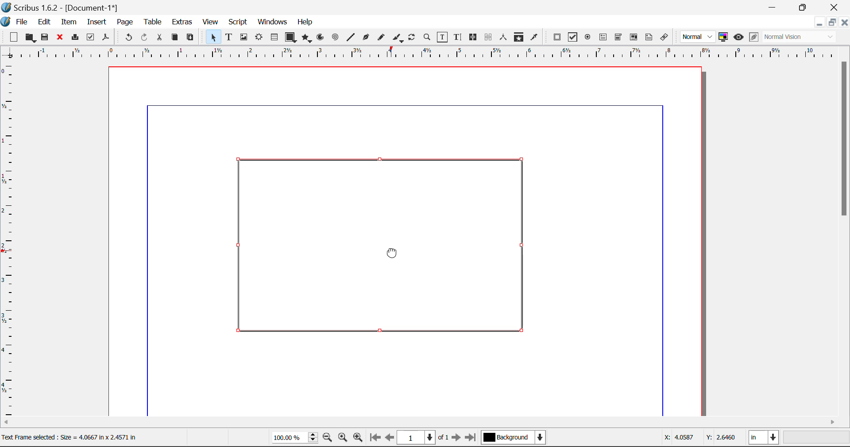 This screenshot has width=850, height=447. I want to click on Close, so click(835, 7).